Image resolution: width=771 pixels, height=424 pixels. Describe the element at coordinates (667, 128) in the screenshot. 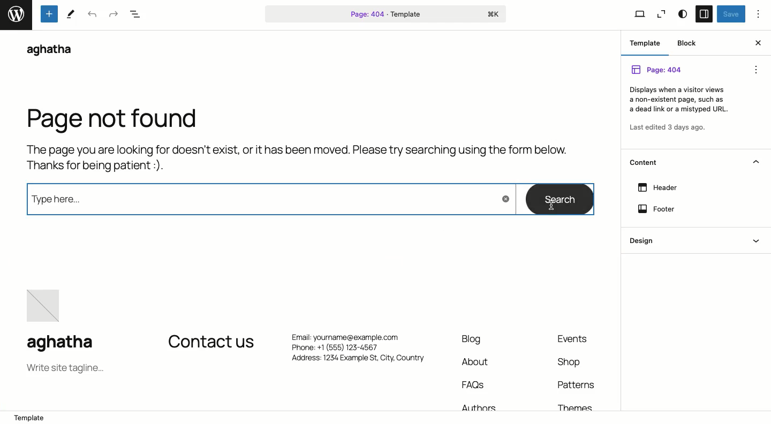

I see `Last edited` at that location.